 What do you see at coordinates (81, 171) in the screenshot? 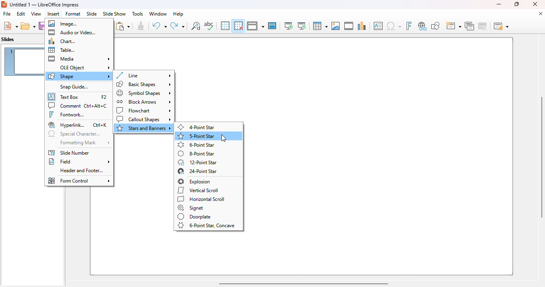
I see `header and footer` at bounding box center [81, 171].